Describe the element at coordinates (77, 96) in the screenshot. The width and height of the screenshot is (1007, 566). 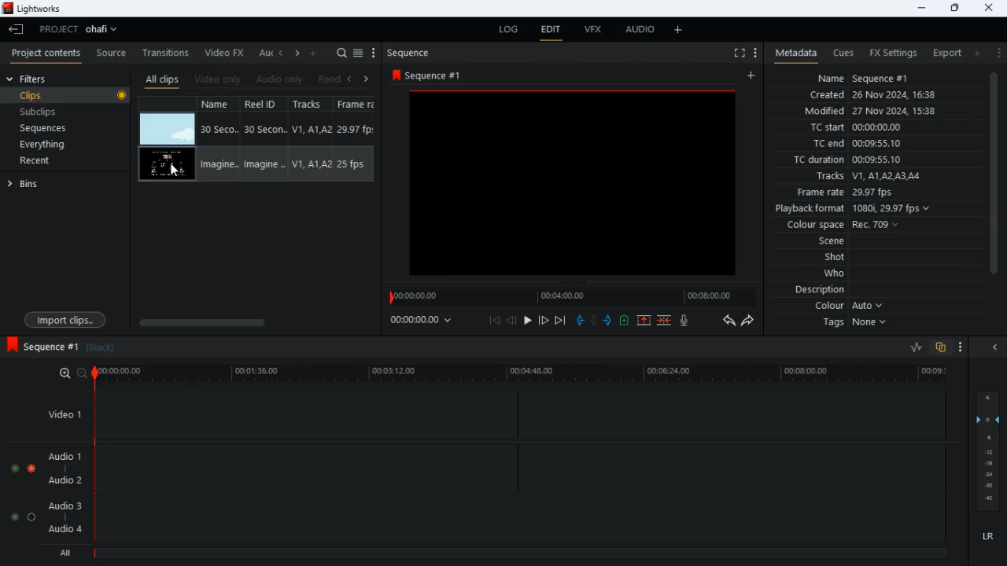
I see `clips` at that location.